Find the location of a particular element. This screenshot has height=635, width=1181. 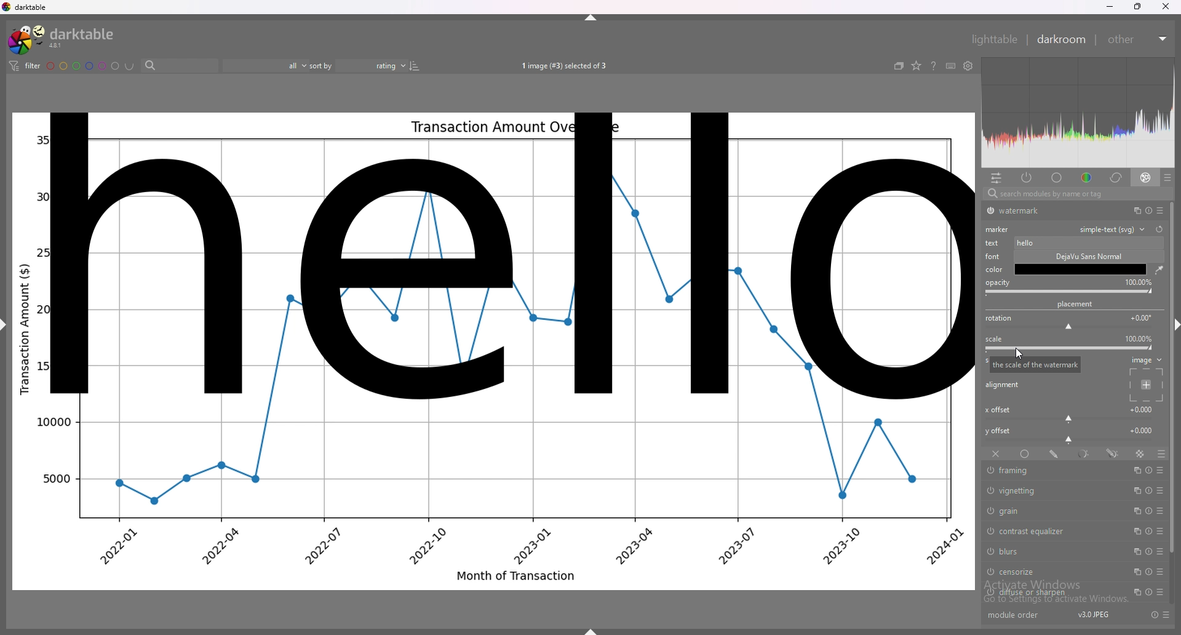

rotation degrees is located at coordinates (1142, 317).